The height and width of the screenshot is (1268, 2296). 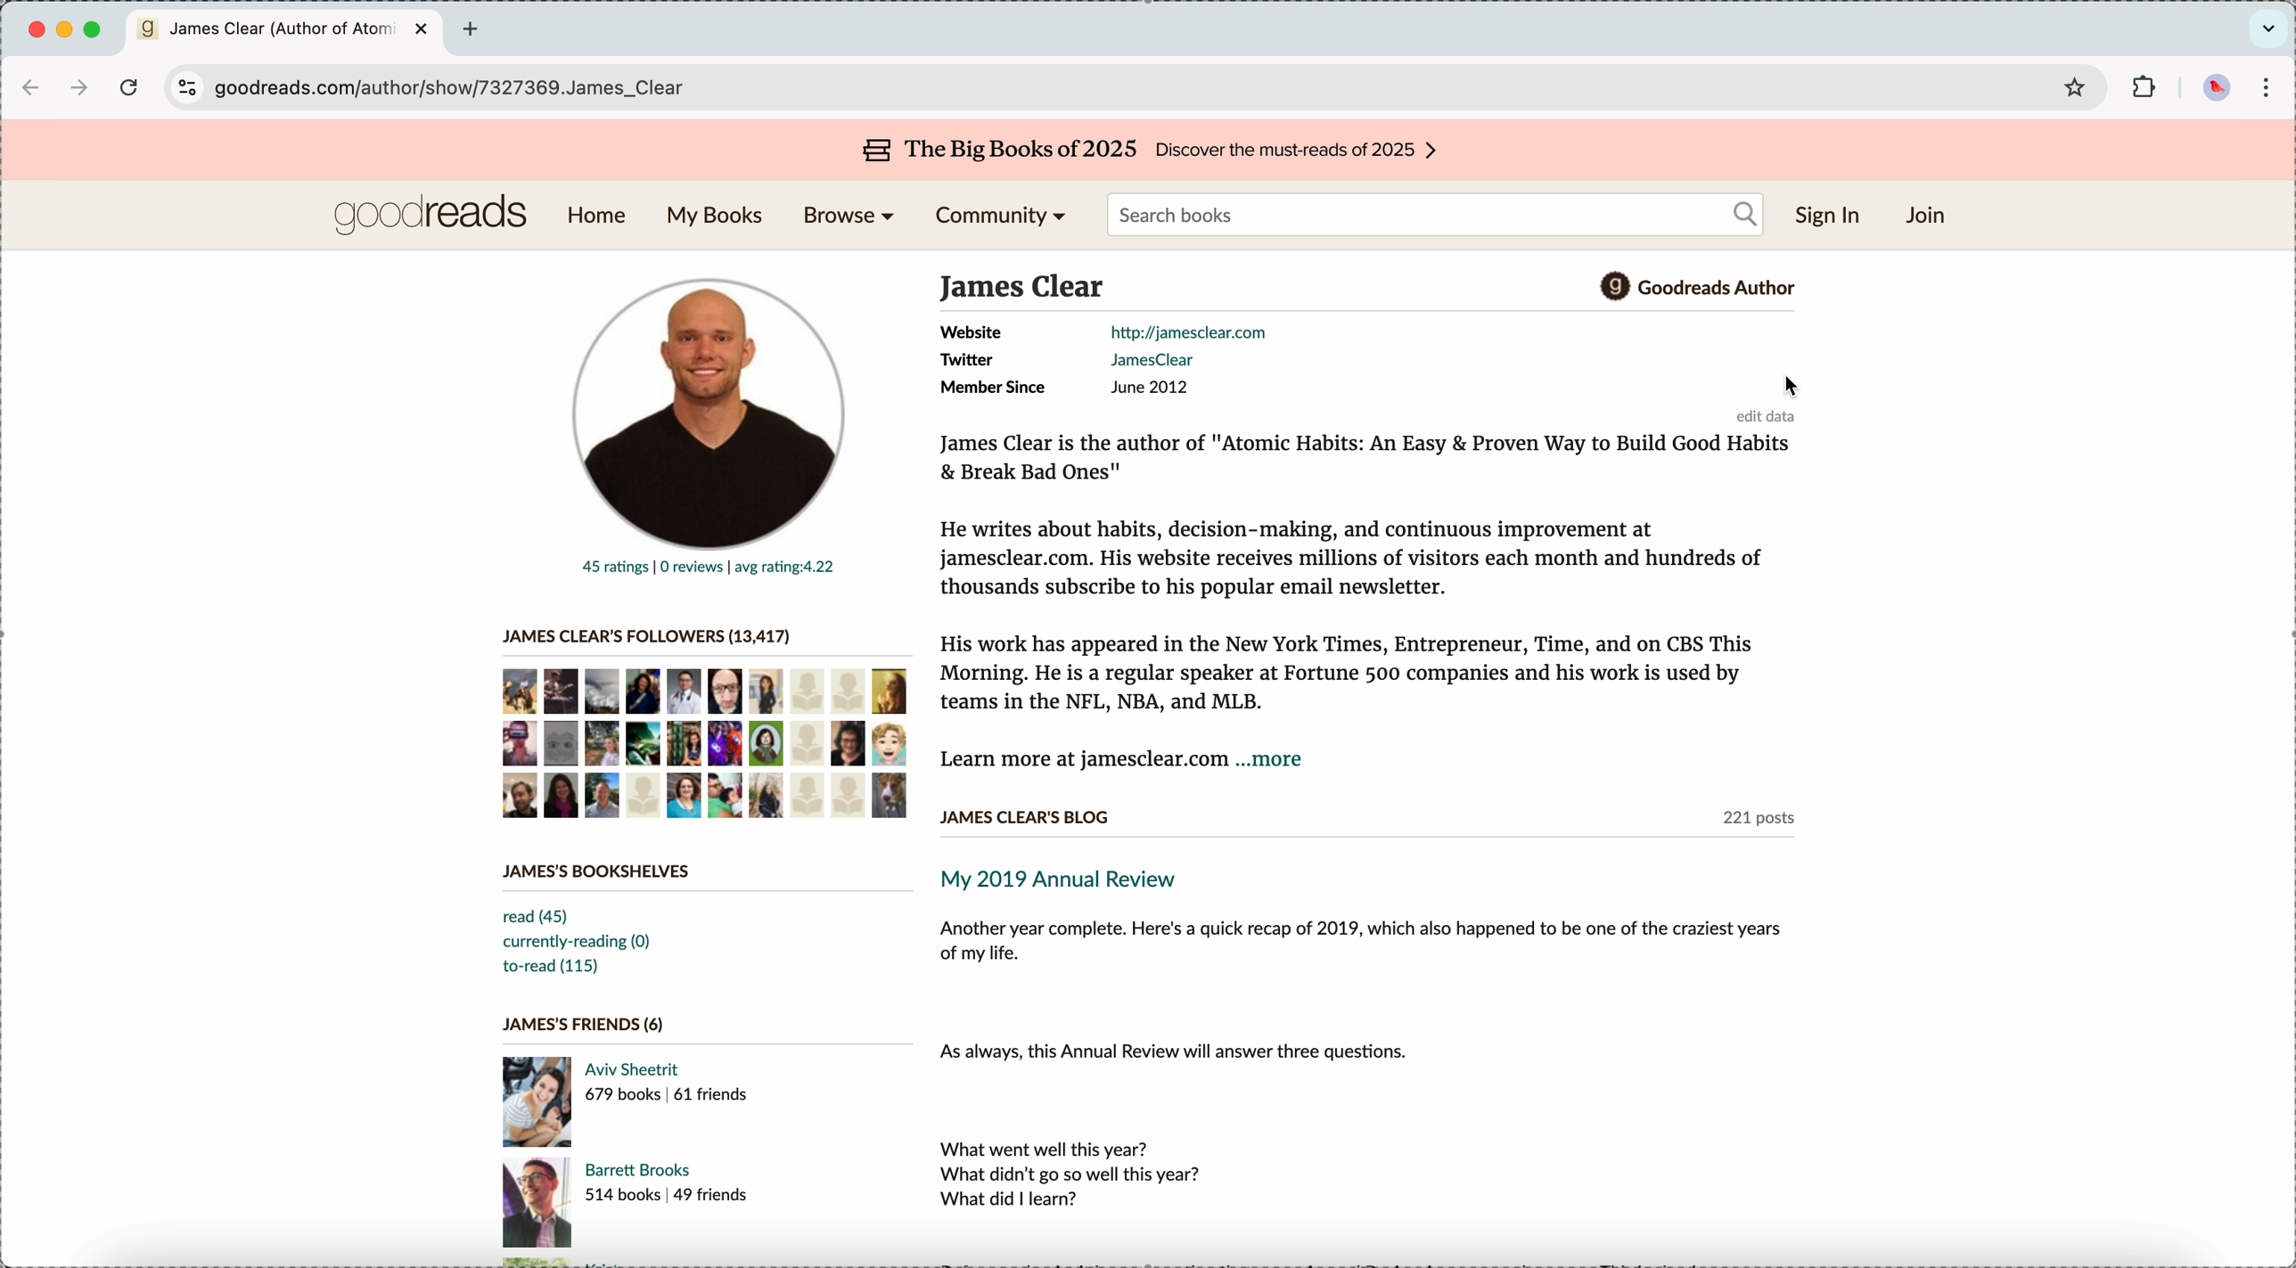 I want to click on my books, so click(x=711, y=217).